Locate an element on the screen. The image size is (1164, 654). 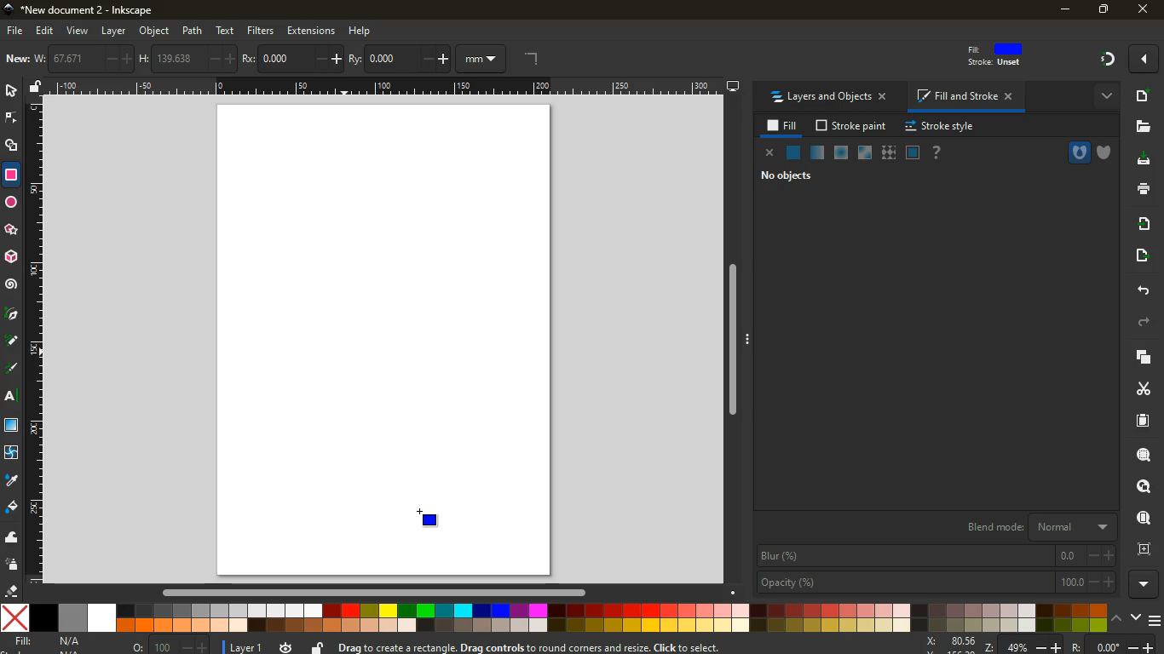
unlock is located at coordinates (319, 647).